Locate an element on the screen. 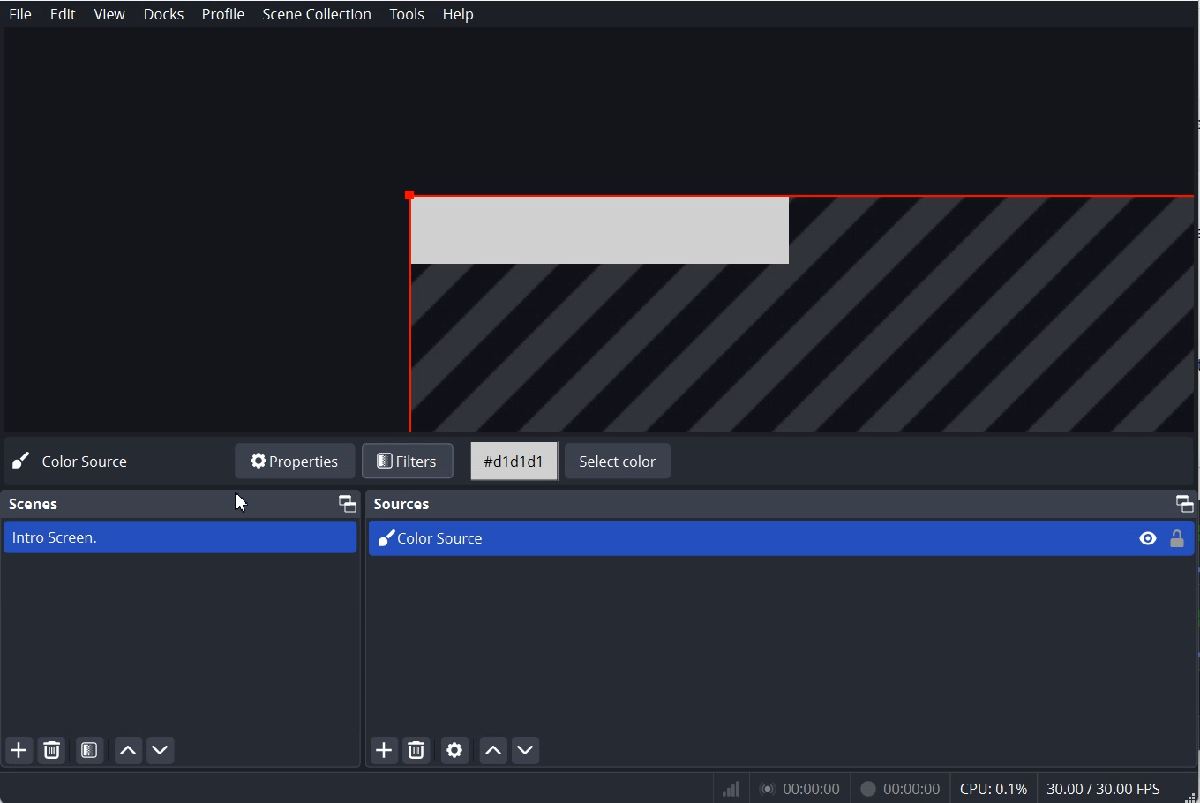 The image size is (1200, 803). WIfi is located at coordinates (732, 789).